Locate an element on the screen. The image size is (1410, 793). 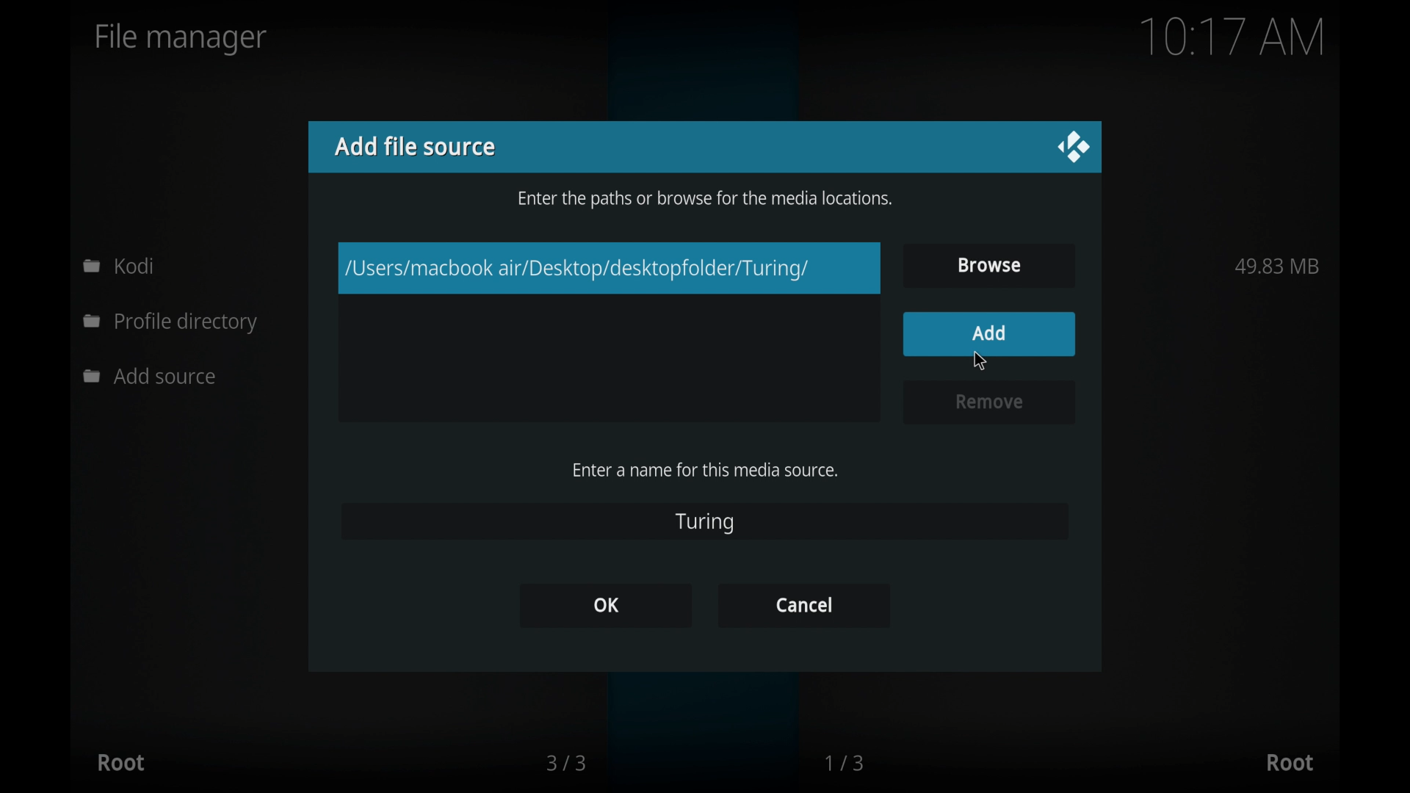
add is located at coordinates (988, 333).